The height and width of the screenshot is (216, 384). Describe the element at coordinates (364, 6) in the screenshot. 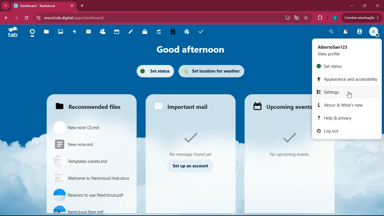

I see `maximize` at that location.